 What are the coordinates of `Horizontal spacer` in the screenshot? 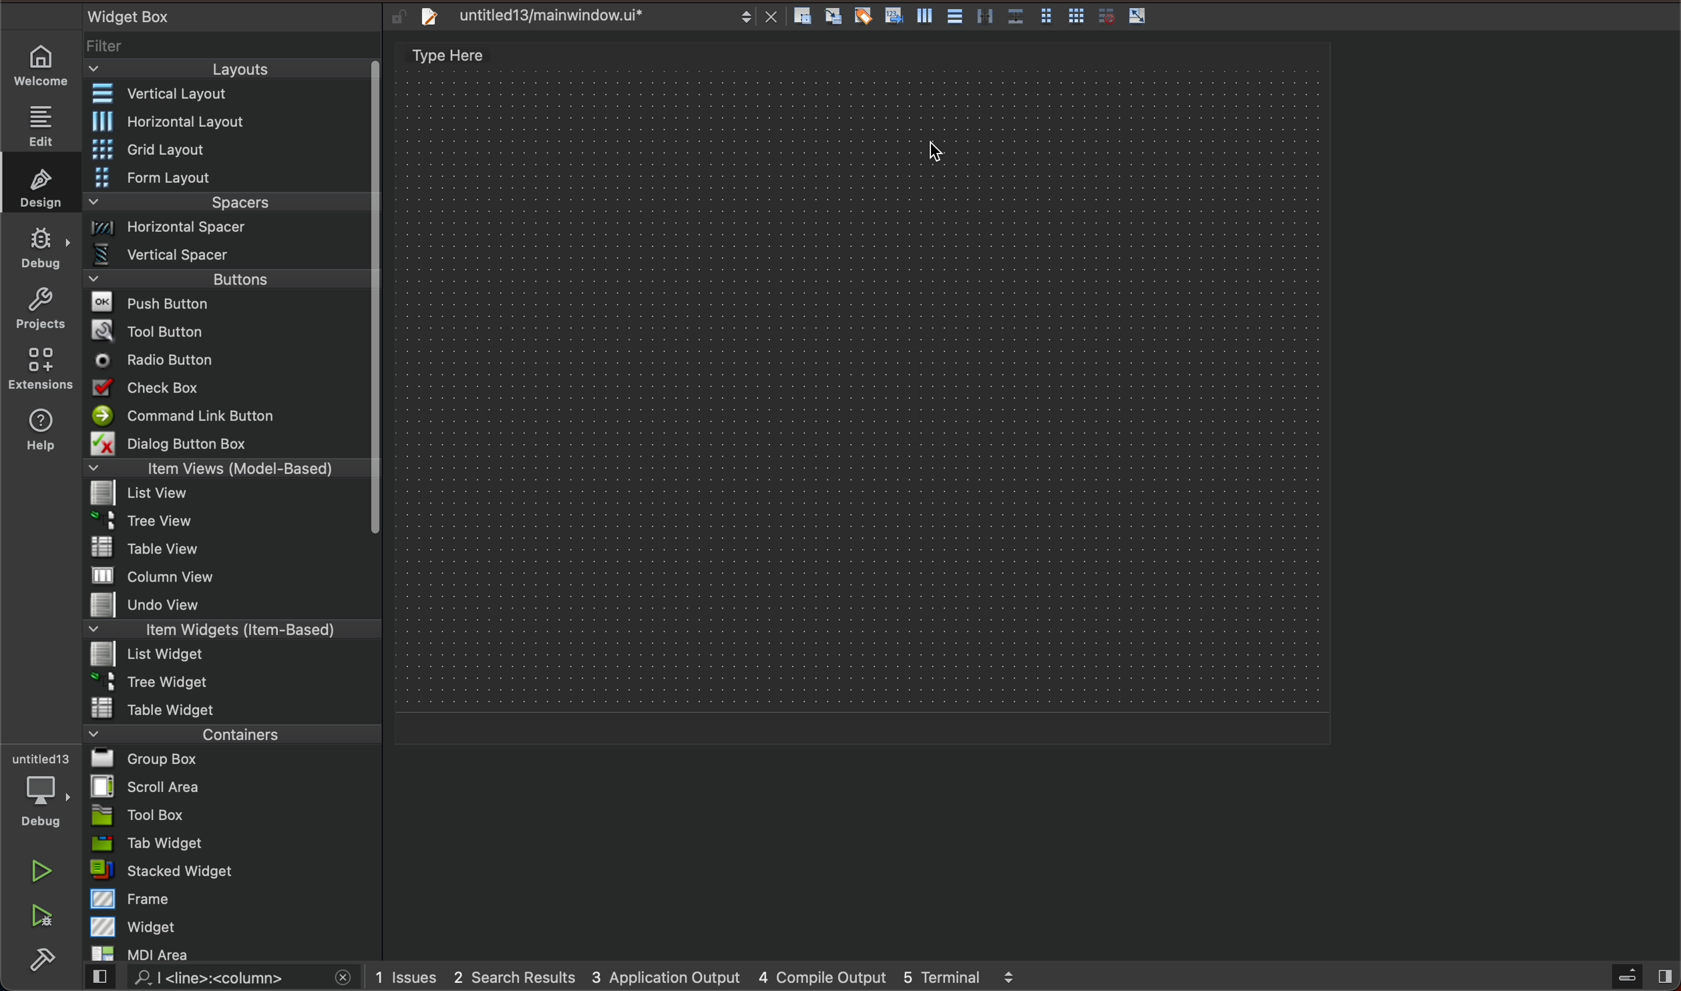 It's located at (227, 229).